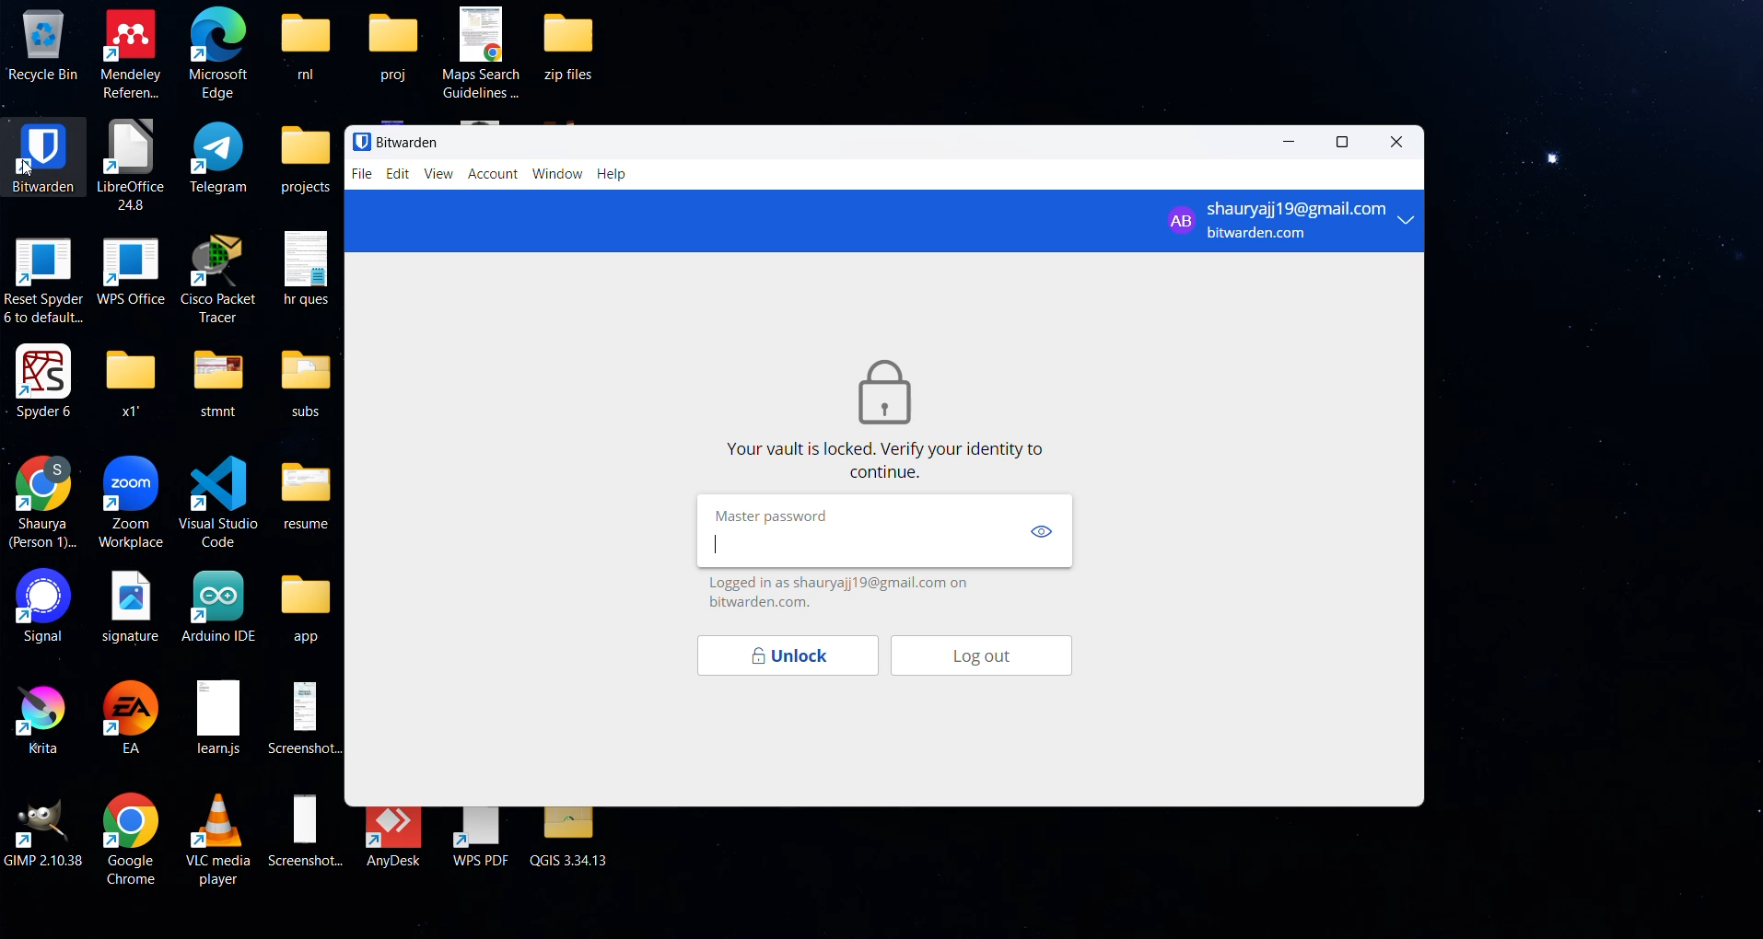 This screenshot has height=939, width=1763. What do you see at coordinates (128, 380) in the screenshot?
I see `x1"` at bounding box center [128, 380].